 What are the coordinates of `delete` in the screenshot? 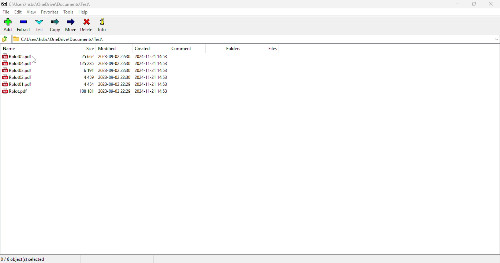 It's located at (87, 25).